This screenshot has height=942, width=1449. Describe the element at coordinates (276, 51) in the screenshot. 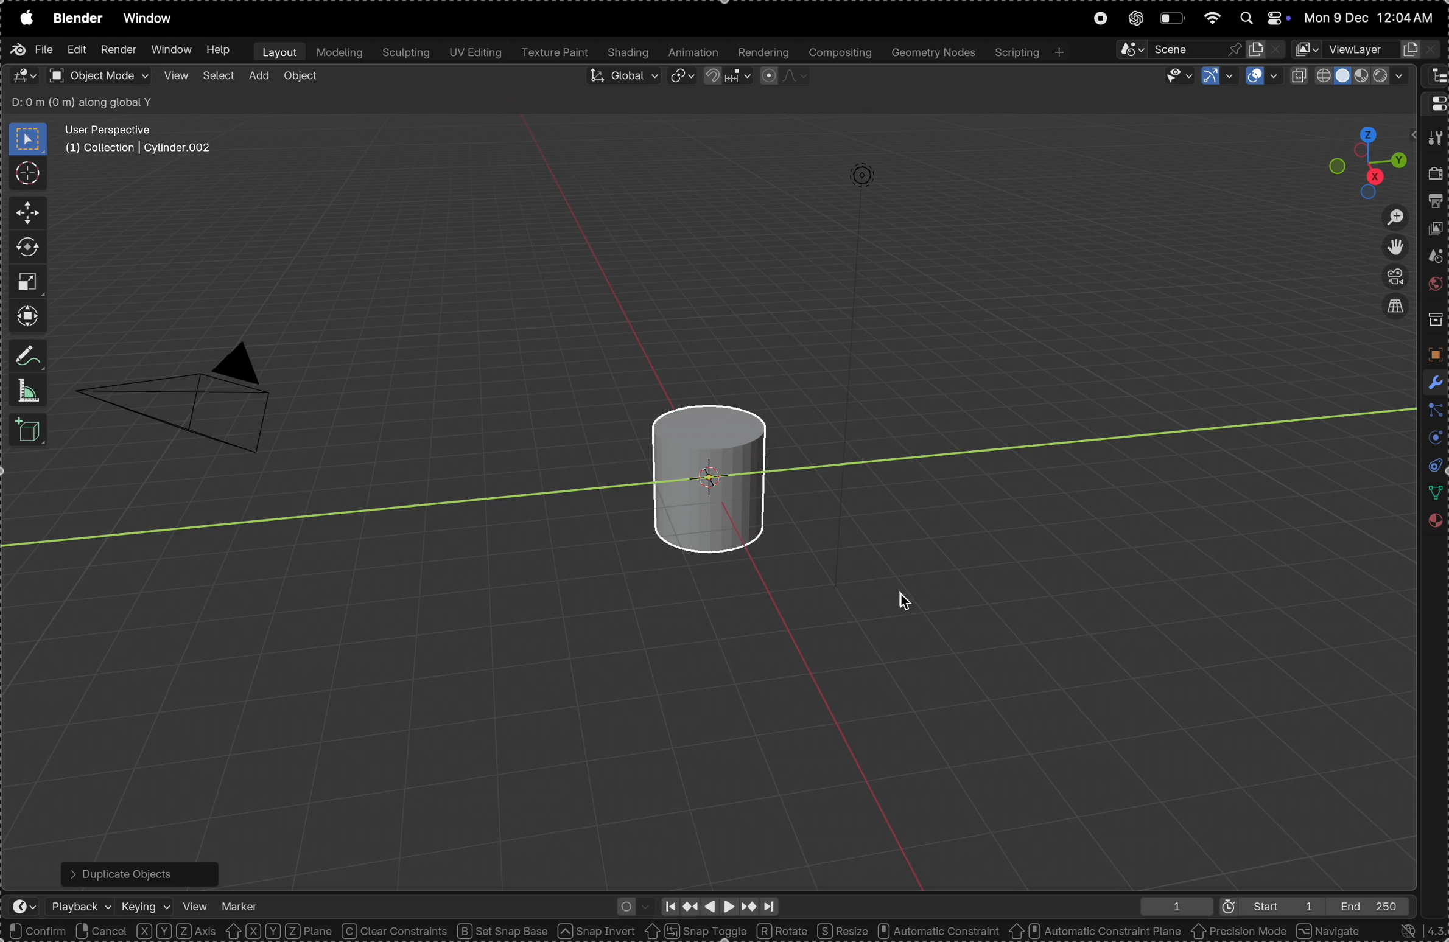

I see `layout` at that location.